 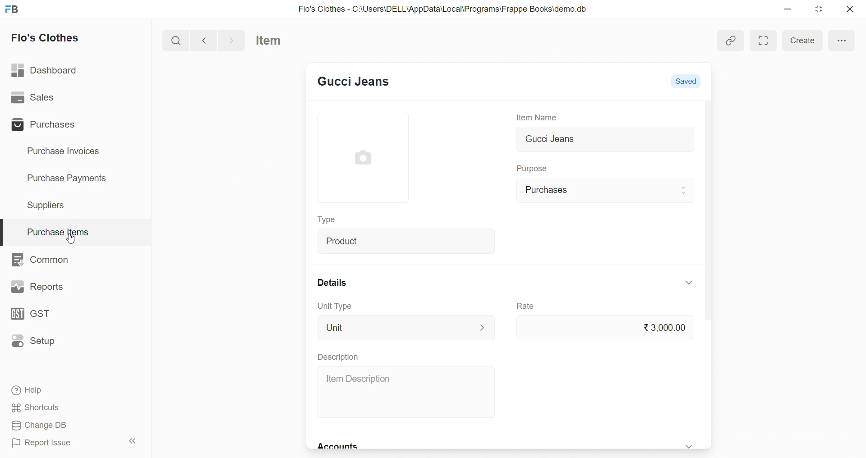 What do you see at coordinates (50, 205) in the screenshot?
I see `Suppliers` at bounding box center [50, 205].